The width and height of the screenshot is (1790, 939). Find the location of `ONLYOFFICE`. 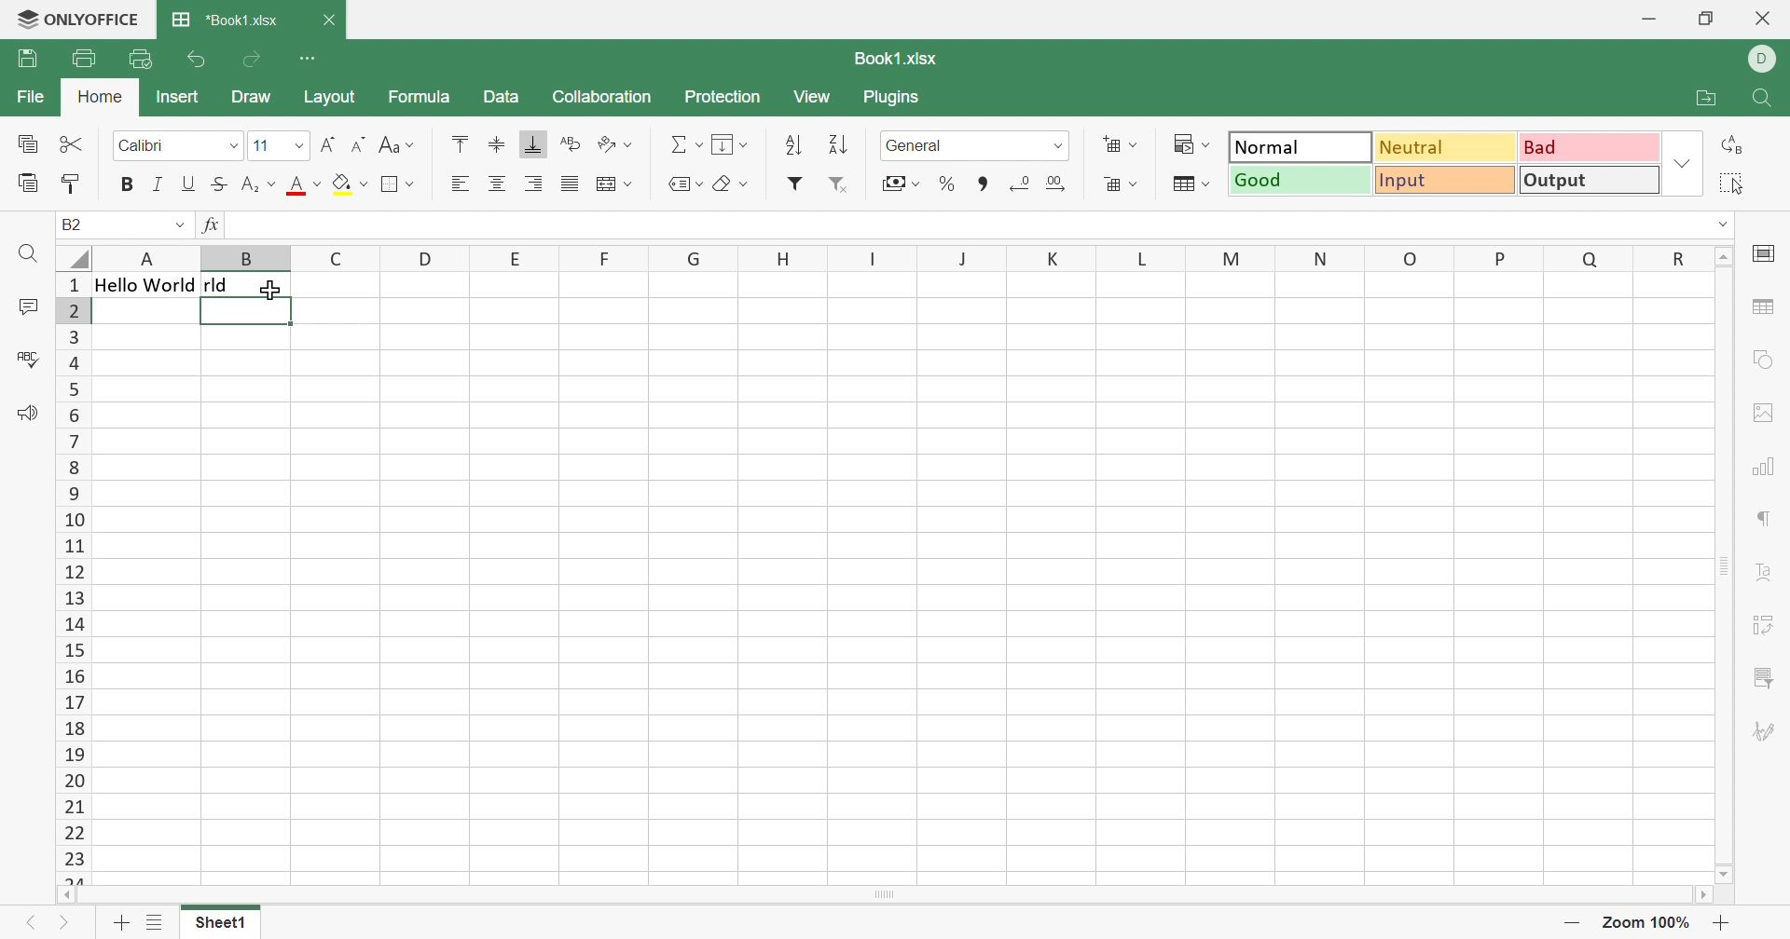

ONLYOFFICE is located at coordinates (72, 18).